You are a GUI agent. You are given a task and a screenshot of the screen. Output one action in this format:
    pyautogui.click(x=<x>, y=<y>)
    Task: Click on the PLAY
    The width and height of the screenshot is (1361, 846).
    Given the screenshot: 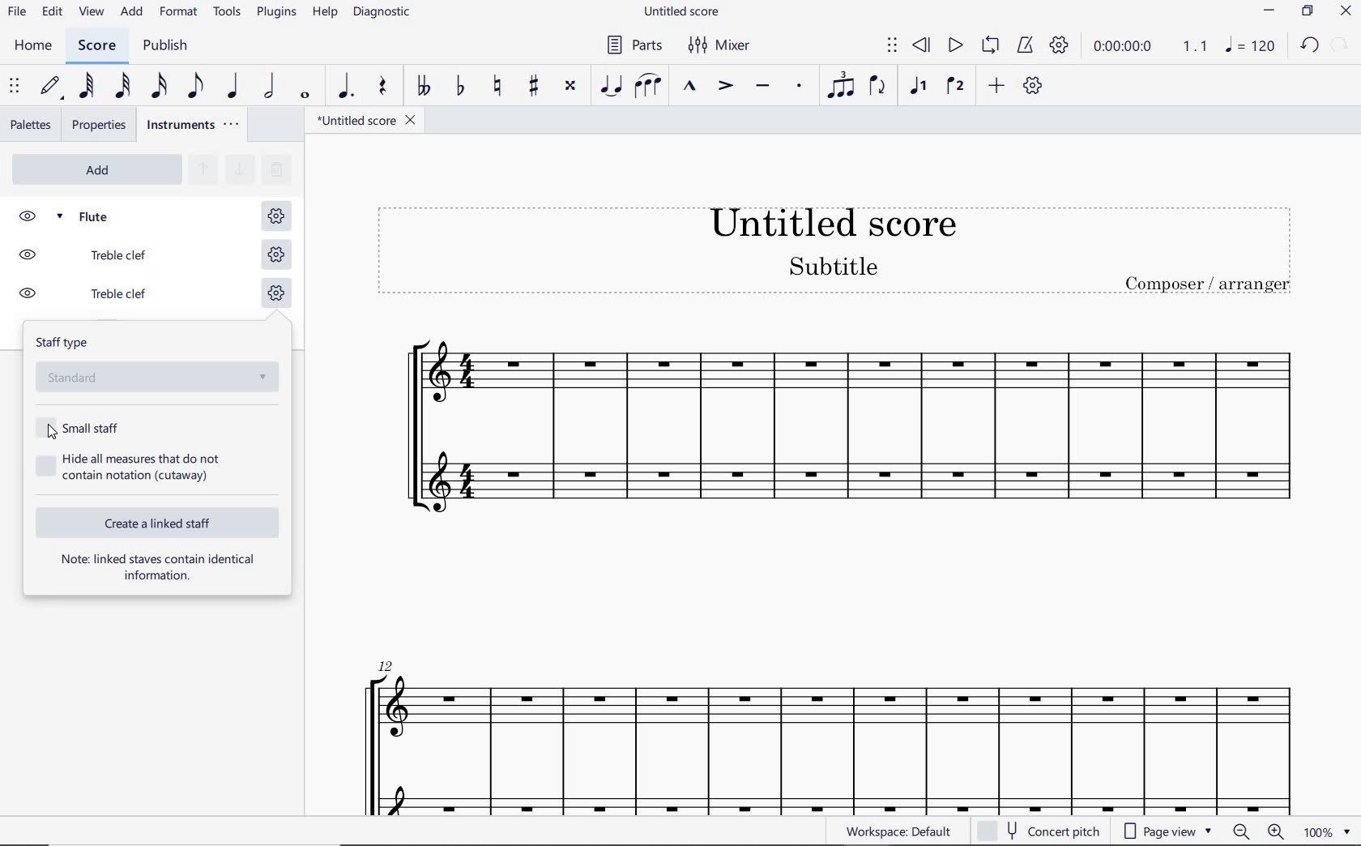 What is the action you would take?
    pyautogui.click(x=954, y=46)
    